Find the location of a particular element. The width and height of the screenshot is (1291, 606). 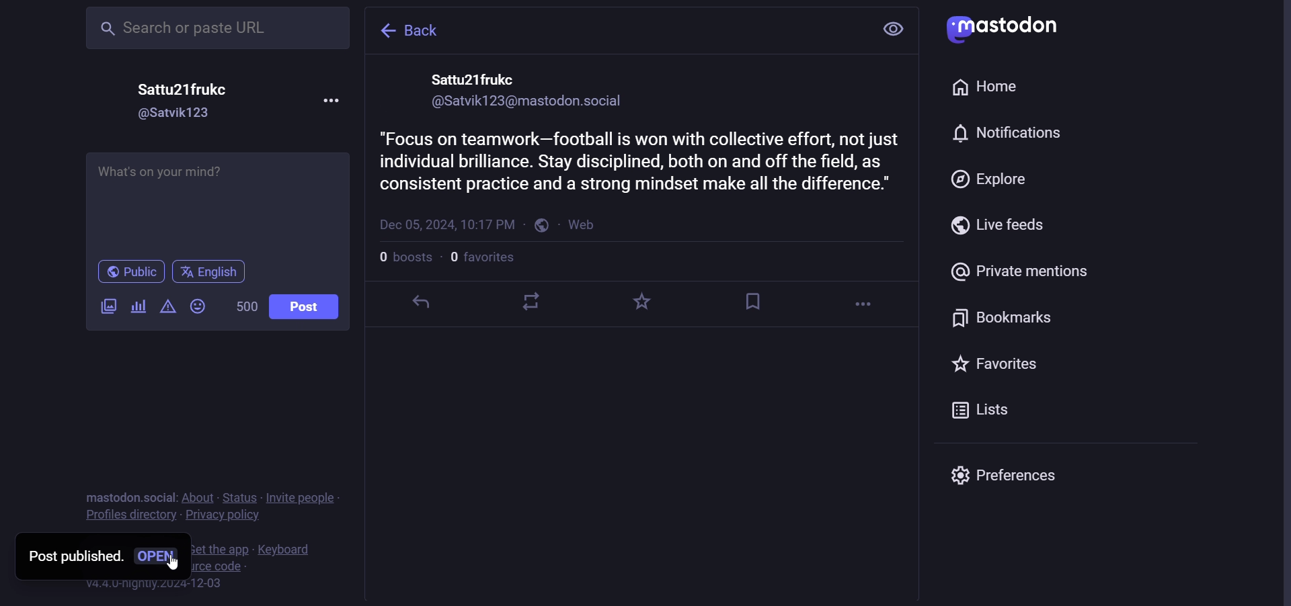

home is located at coordinates (983, 87).